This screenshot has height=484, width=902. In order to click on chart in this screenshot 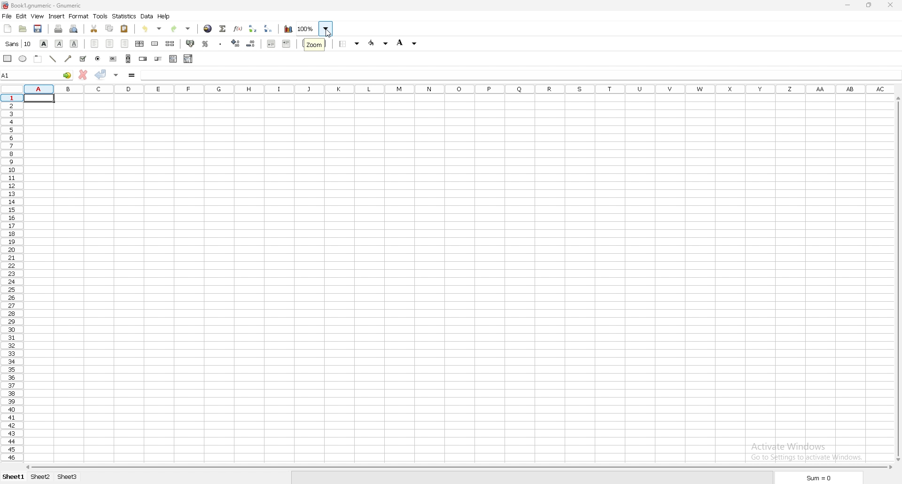, I will do `click(288, 30)`.